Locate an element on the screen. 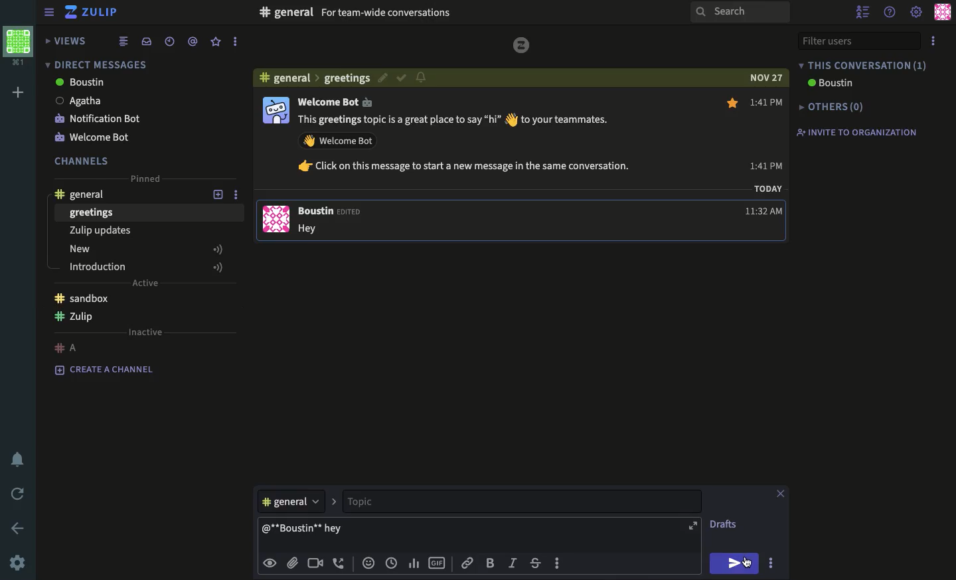 This screenshot has width=956, height=580. 1:41 PM is located at coordinates (767, 133).